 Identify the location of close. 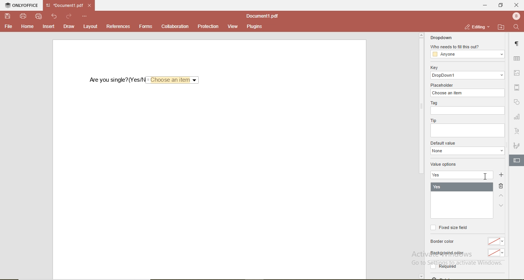
(517, 5).